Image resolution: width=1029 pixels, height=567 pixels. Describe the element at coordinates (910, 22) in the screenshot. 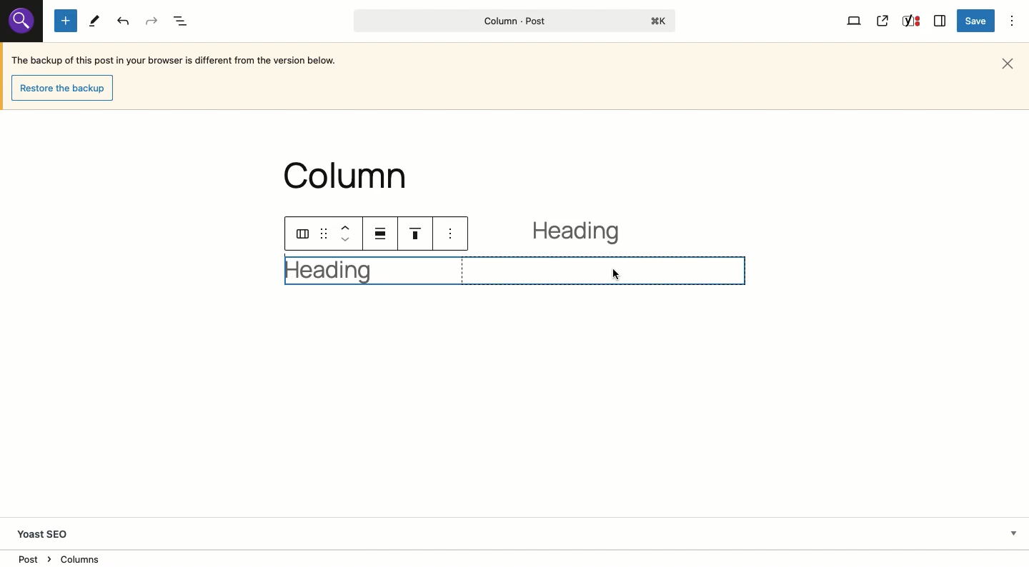

I see `Yoast` at that location.